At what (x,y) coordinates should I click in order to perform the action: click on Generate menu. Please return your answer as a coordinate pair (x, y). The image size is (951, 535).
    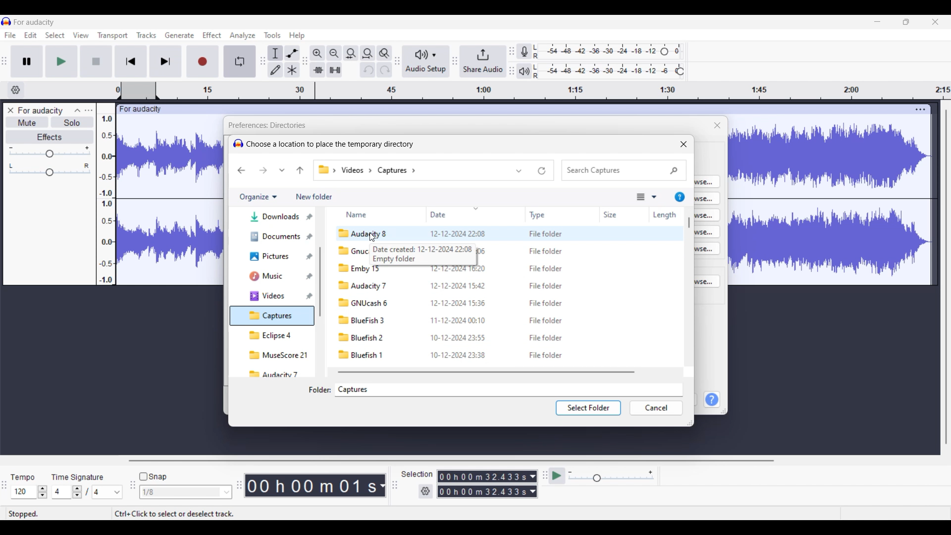
    Looking at the image, I should click on (179, 35).